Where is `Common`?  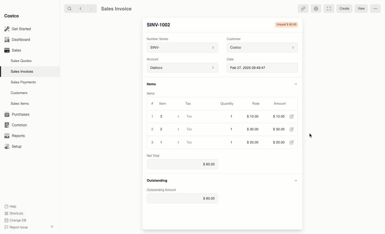 Common is located at coordinates (15, 124).